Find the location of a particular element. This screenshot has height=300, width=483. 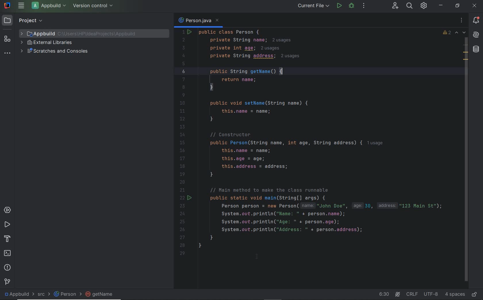

external libraries is located at coordinates (47, 43).